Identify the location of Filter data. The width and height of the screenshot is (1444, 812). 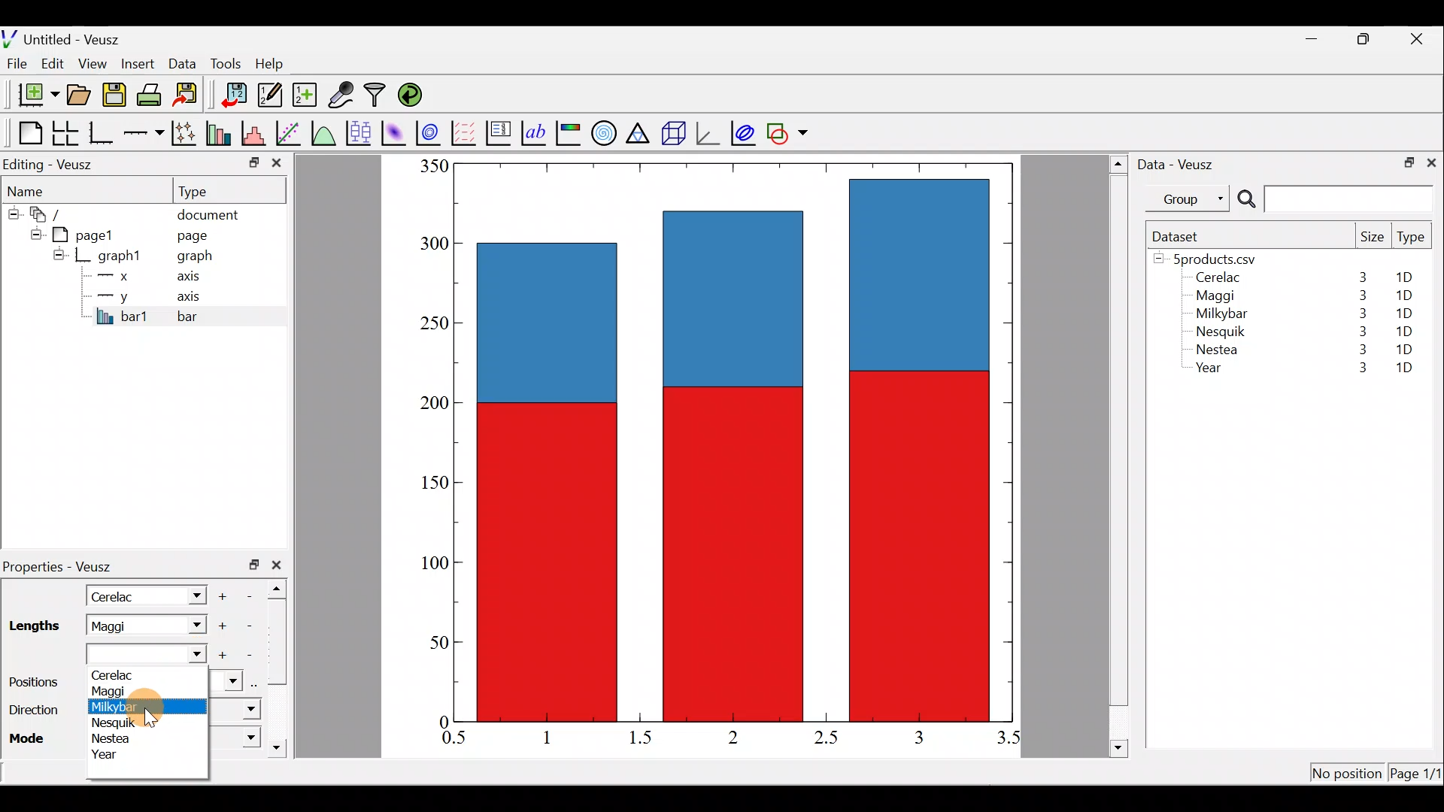
(378, 96).